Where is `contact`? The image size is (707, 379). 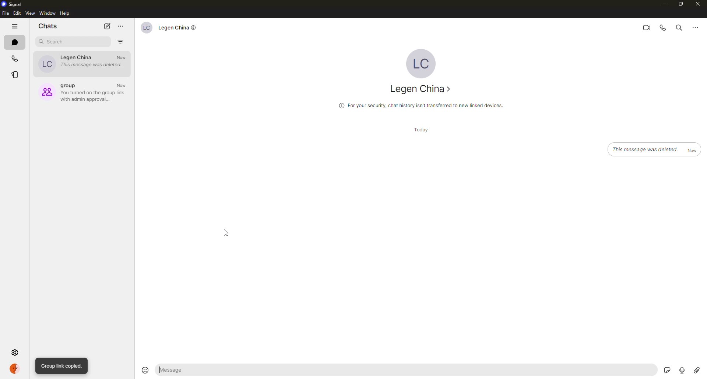 contact is located at coordinates (81, 63).